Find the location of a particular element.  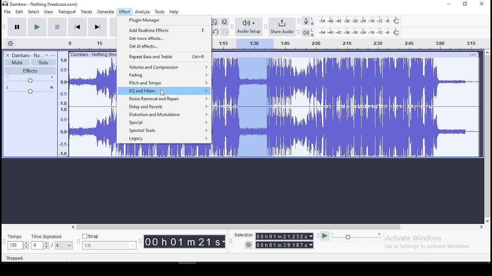

playback speed is located at coordinates (357, 236).